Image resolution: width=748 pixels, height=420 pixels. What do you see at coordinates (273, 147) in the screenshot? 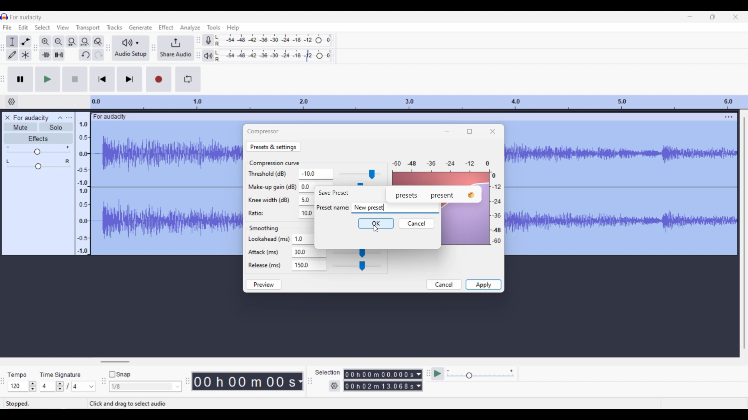
I see `Preset and settings` at bounding box center [273, 147].